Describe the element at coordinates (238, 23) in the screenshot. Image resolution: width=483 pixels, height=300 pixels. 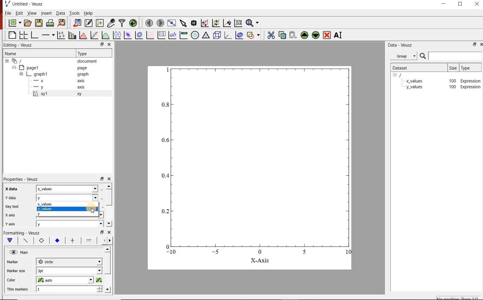
I see `click to reset graph axes` at that location.